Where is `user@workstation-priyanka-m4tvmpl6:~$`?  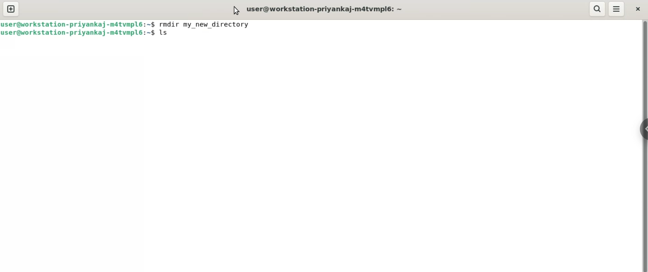
user@workstation-priyanka-m4tvmpl6:~$ is located at coordinates (78, 34).